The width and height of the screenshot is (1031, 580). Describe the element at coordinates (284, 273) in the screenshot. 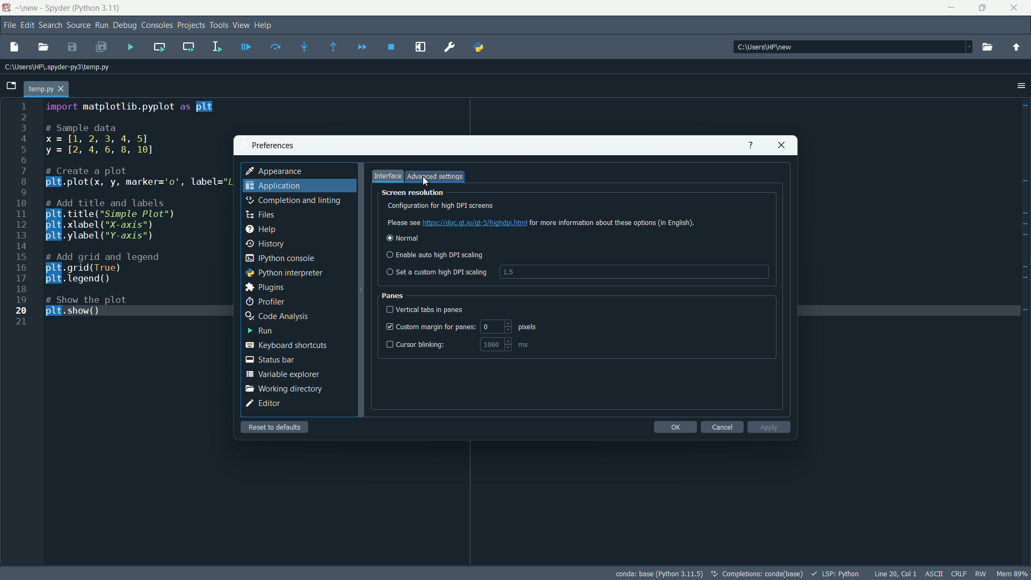

I see `python interpreter` at that location.